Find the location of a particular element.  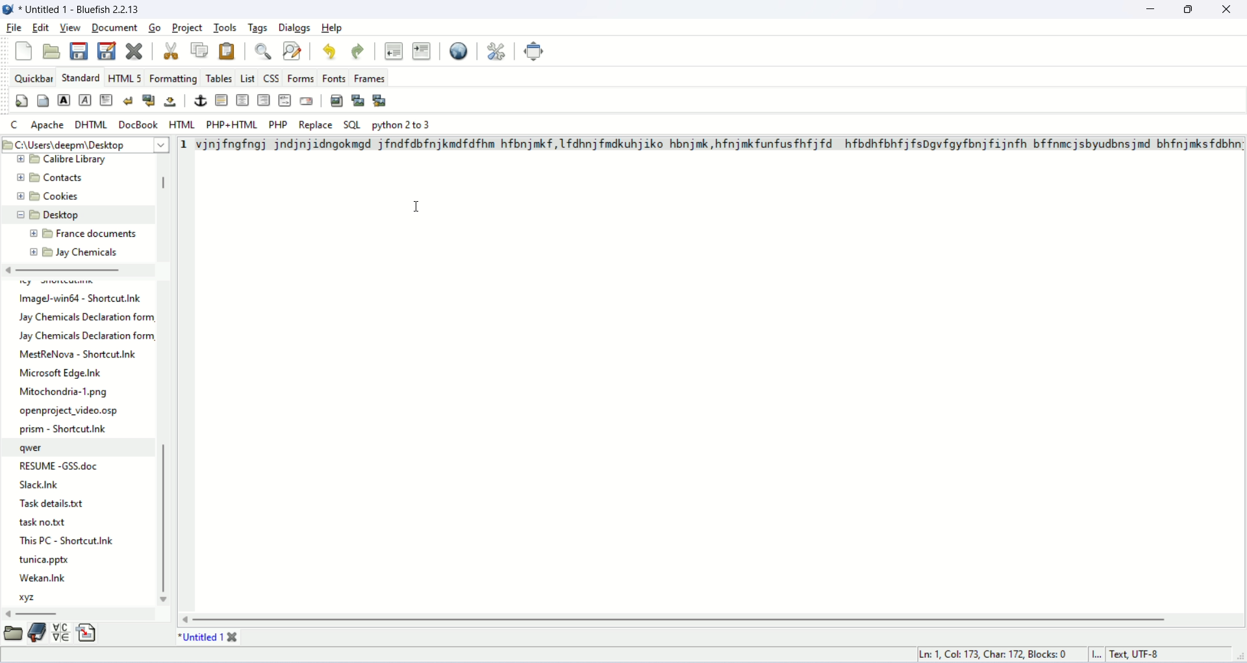

PHP+HTML is located at coordinates (229, 125).